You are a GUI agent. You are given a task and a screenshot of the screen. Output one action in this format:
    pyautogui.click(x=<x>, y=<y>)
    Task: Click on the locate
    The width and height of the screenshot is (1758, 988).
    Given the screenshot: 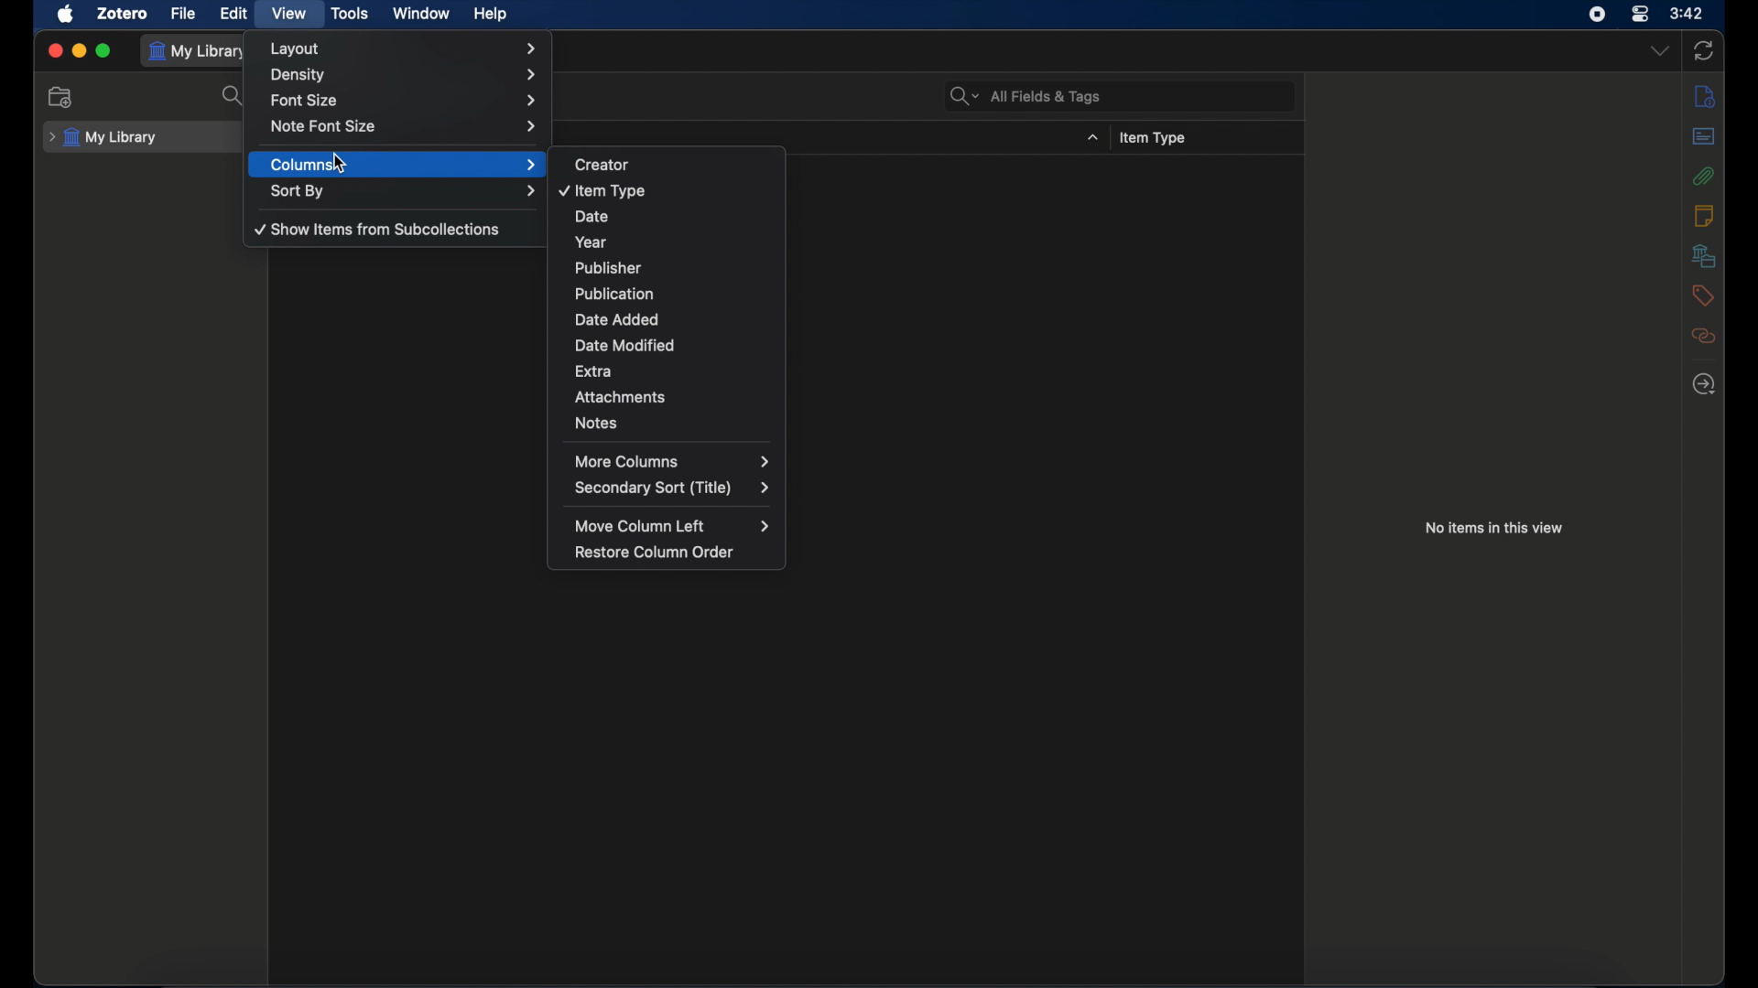 What is the action you would take?
    pyautogui.click(x=1703, y=382)
    